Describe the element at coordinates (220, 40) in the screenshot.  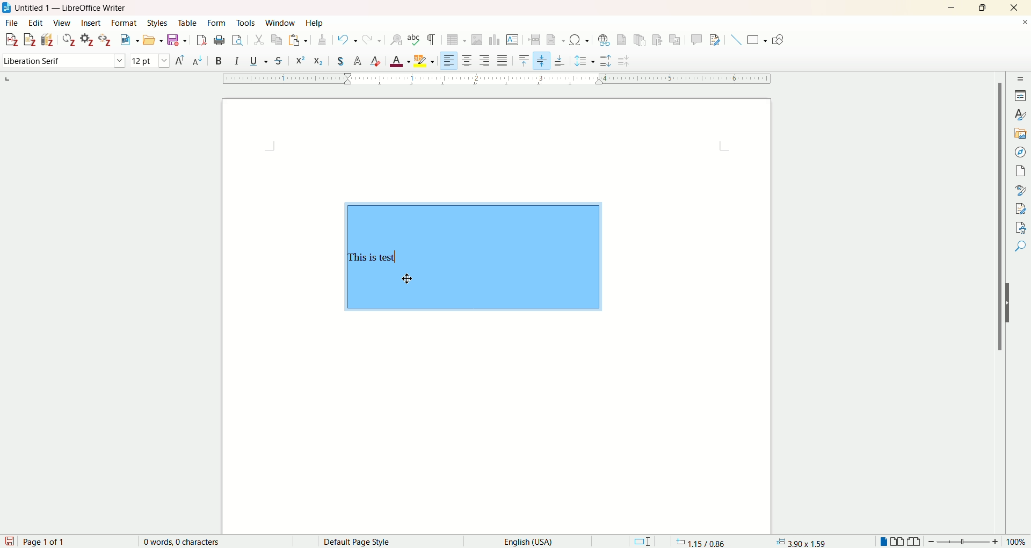
I see `print` at that location.